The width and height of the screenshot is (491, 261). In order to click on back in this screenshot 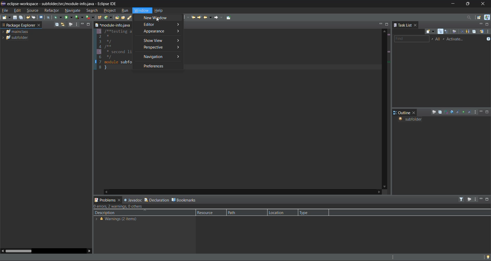, I will do `click(208, 17)`.